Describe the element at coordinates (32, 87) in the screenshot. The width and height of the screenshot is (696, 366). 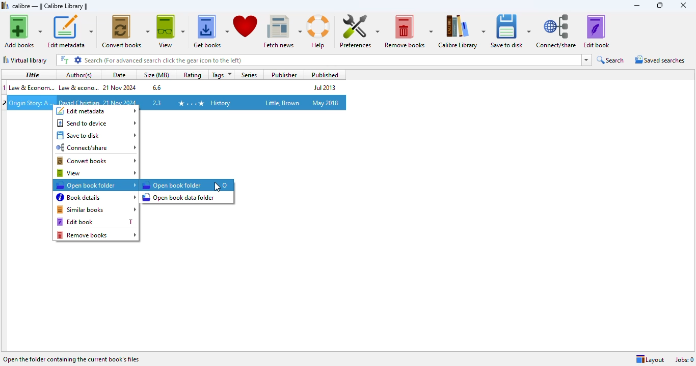
I see `law & economics` at that location.